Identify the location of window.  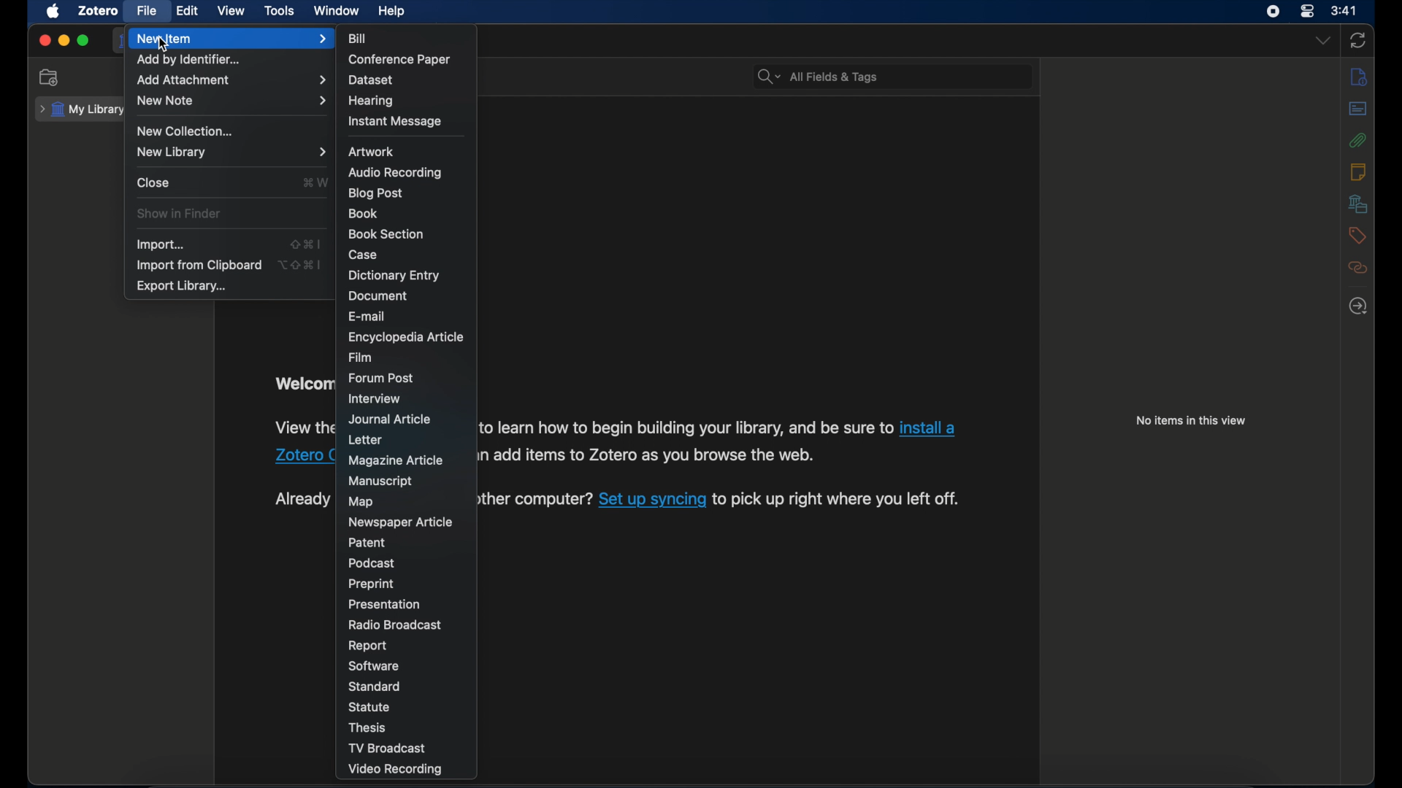
(338, 12).